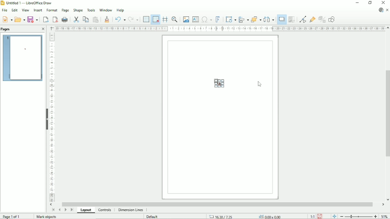  I want to click on Help, so click(120, 10).